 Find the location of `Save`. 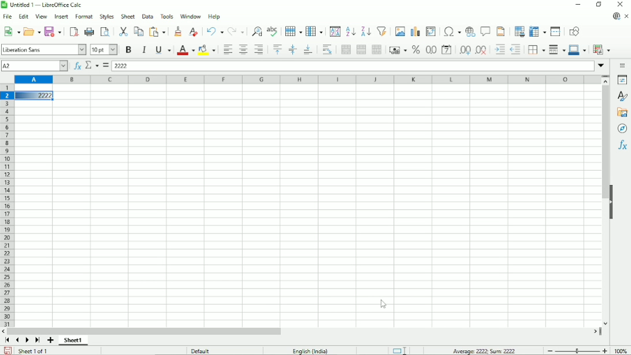

Save is located at coordinates (8, 350).